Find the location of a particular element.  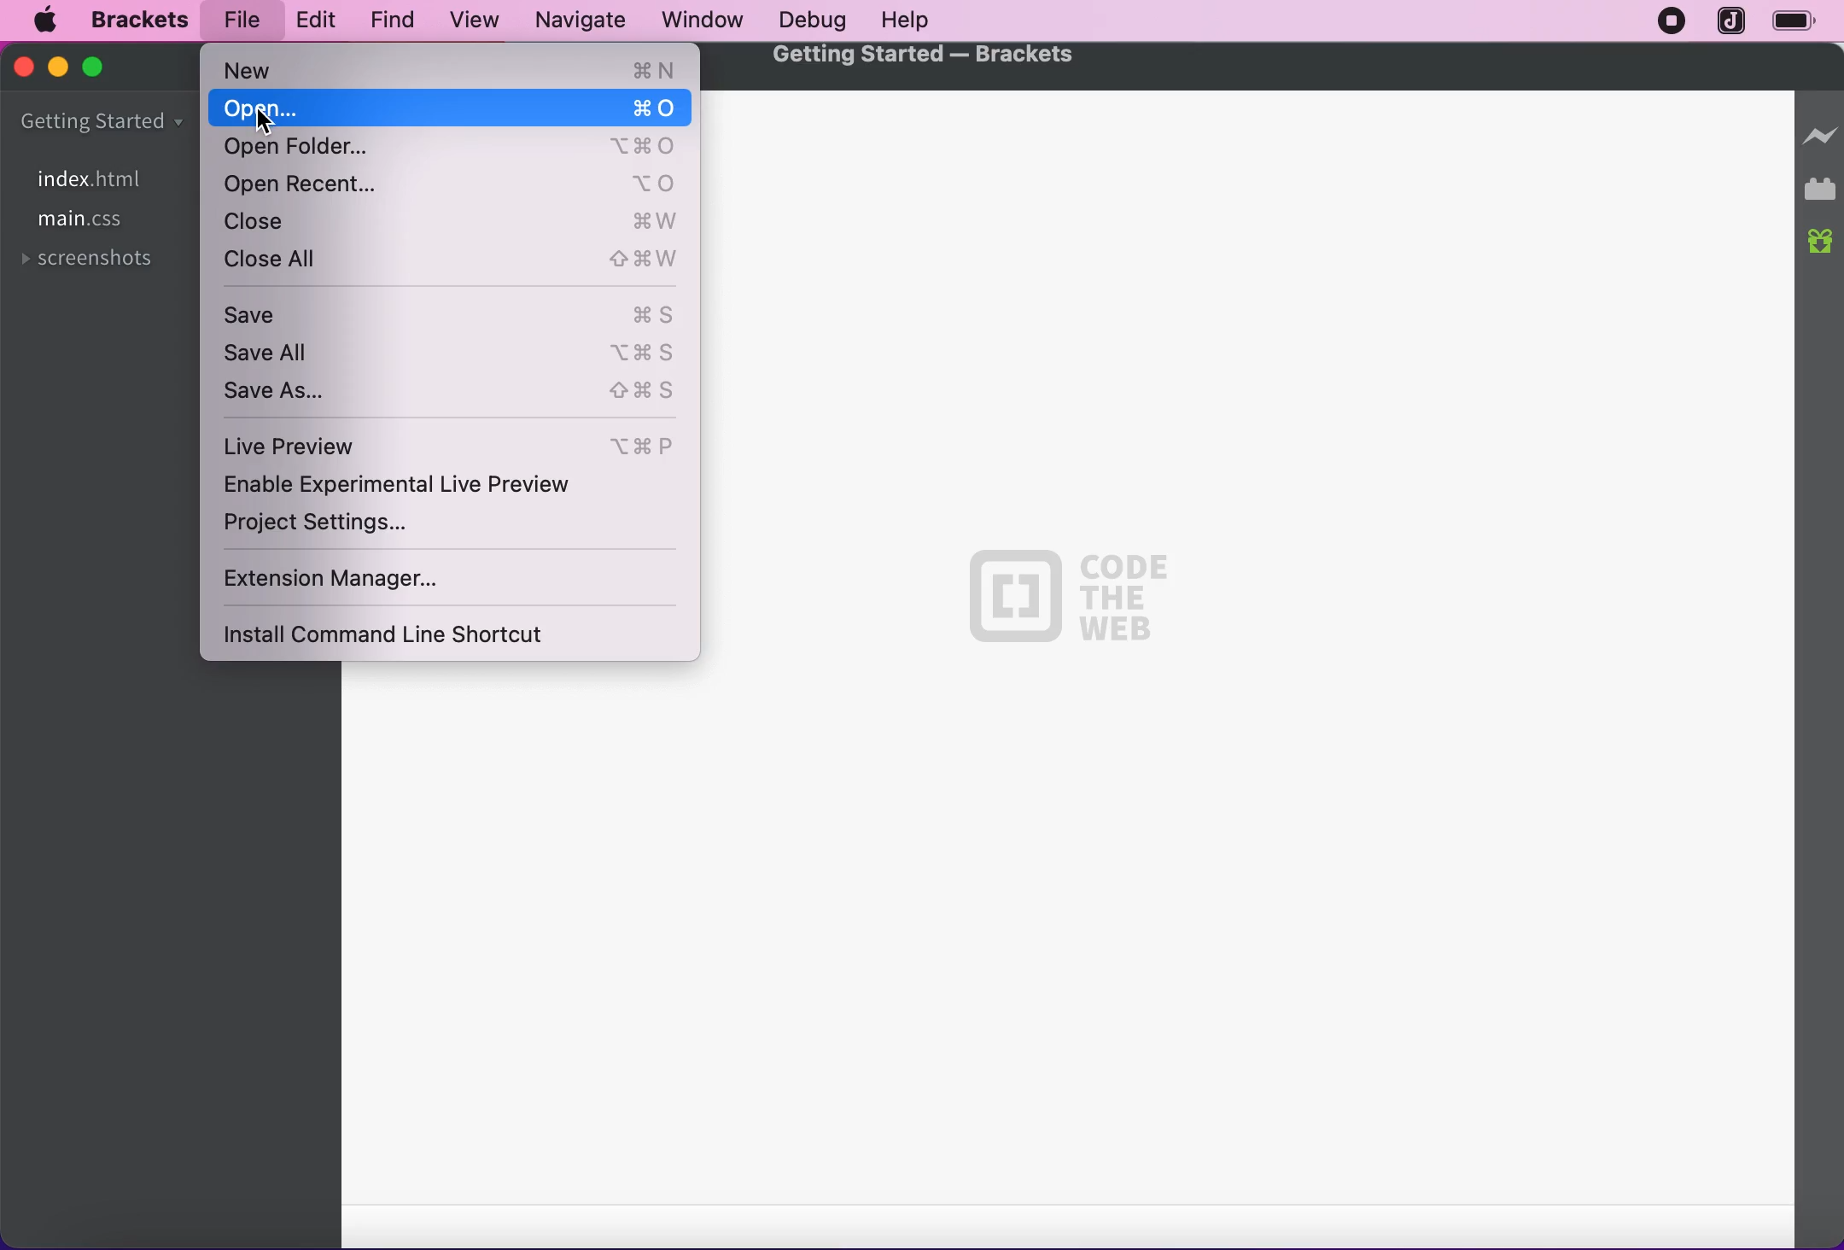

save is located at coordinates (453, 312).